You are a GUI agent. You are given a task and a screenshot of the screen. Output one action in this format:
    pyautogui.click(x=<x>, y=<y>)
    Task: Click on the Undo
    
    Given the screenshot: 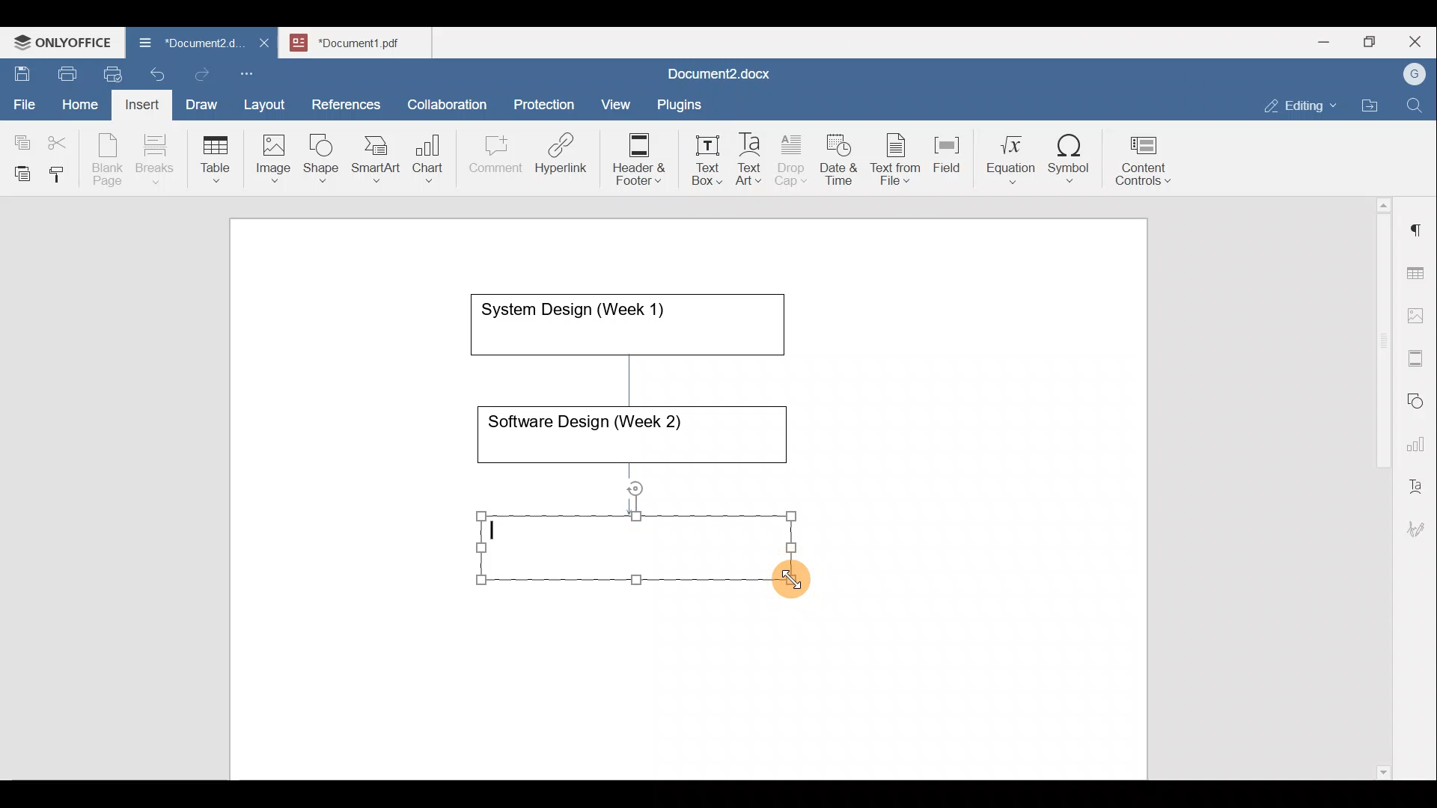 What is the action you would take?
    pyautogui.click(x=154, y=72)
    